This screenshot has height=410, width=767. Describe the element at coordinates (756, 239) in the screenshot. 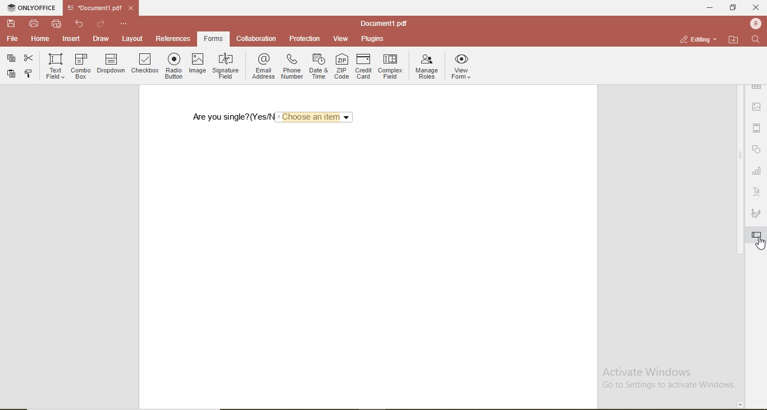

I see `edit` at that location.